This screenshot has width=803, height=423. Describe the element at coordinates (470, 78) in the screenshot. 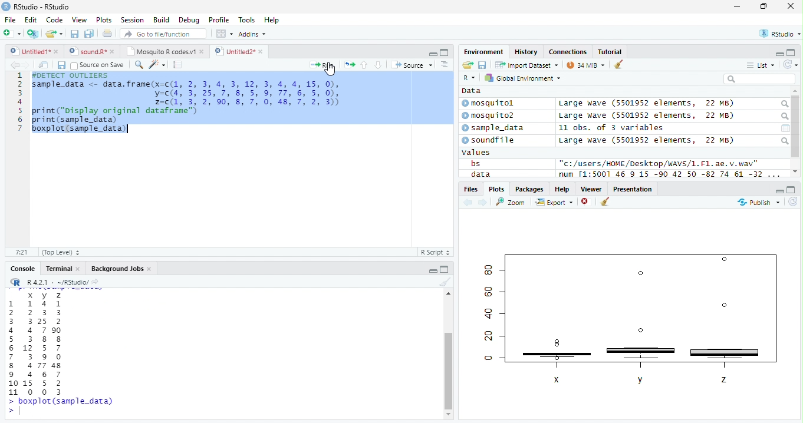

I see `R` at that location.